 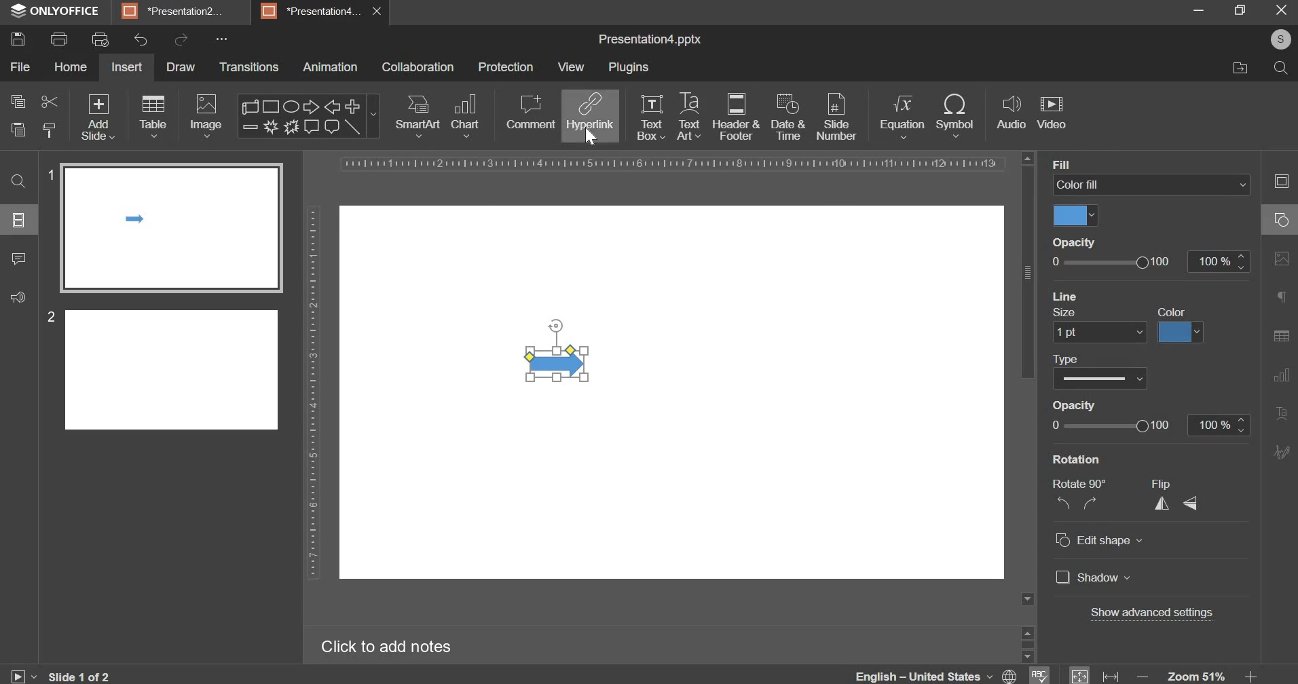 What do you see at coordinates (98, 117) in the screenshot?
I see `add slide` at bounding box center [98, 117].